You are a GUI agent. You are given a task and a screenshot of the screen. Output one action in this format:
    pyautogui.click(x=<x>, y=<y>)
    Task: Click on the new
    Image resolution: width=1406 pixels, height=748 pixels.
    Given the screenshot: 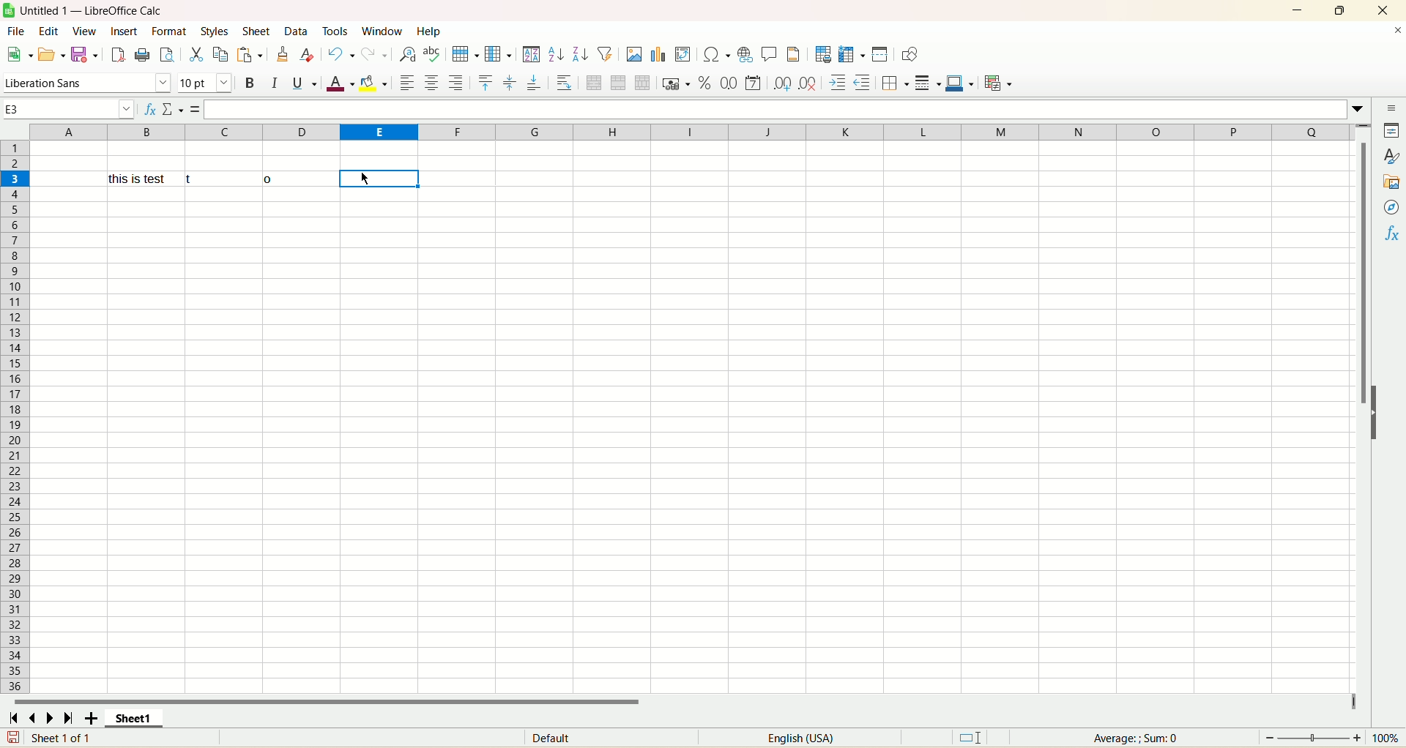 What is the action you would take?
    pyautogui.click(x=20, y=53)
    